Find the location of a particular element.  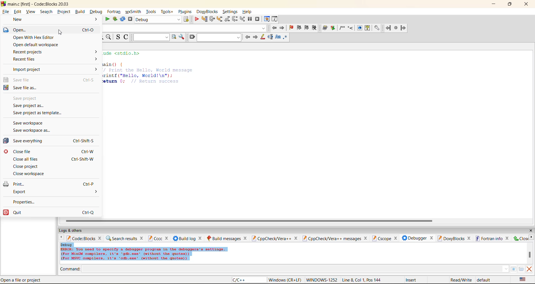

debug is located at coordinates (95, 12).